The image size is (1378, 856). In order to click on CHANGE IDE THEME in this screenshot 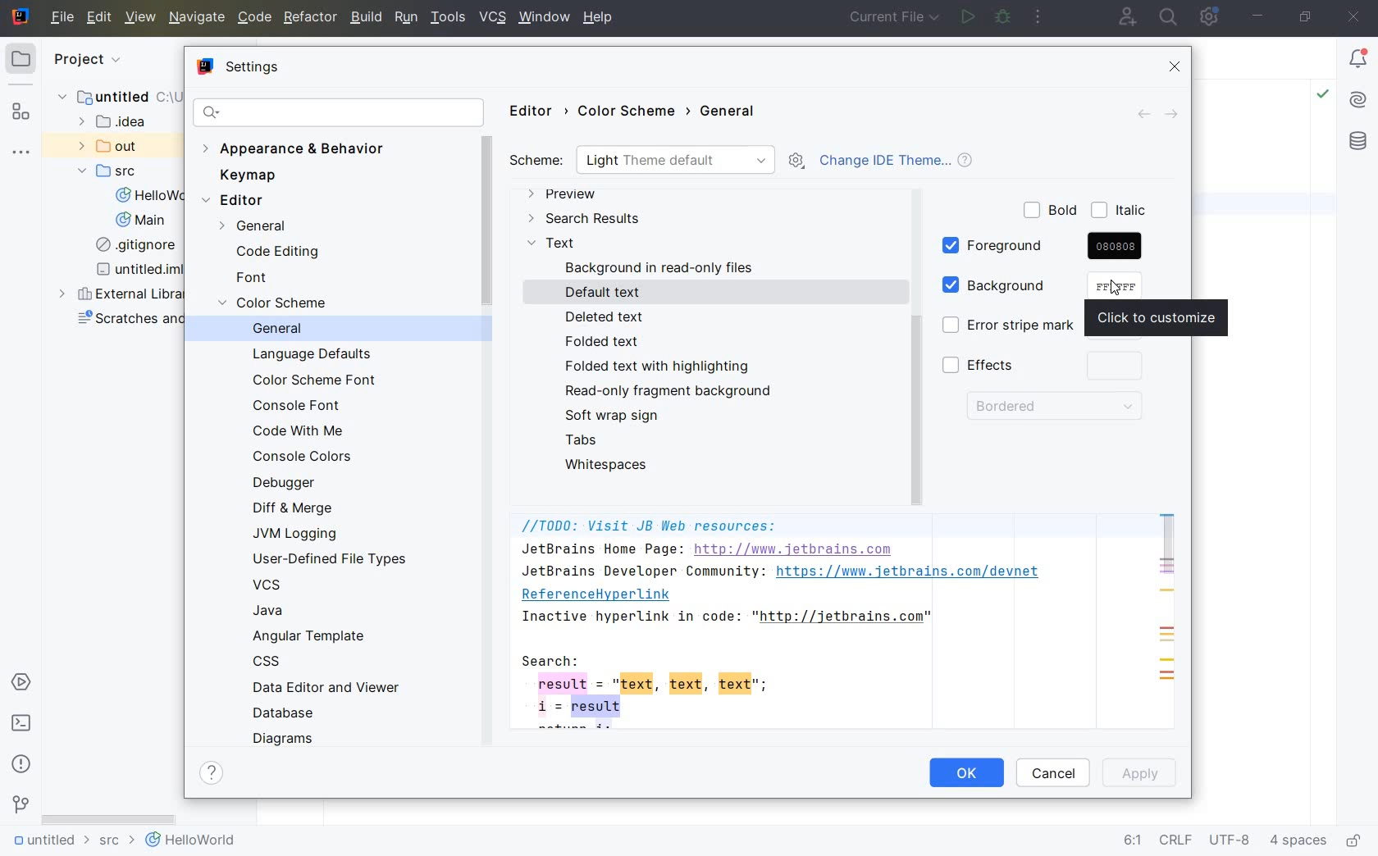, I will do `click(903, 163)`.